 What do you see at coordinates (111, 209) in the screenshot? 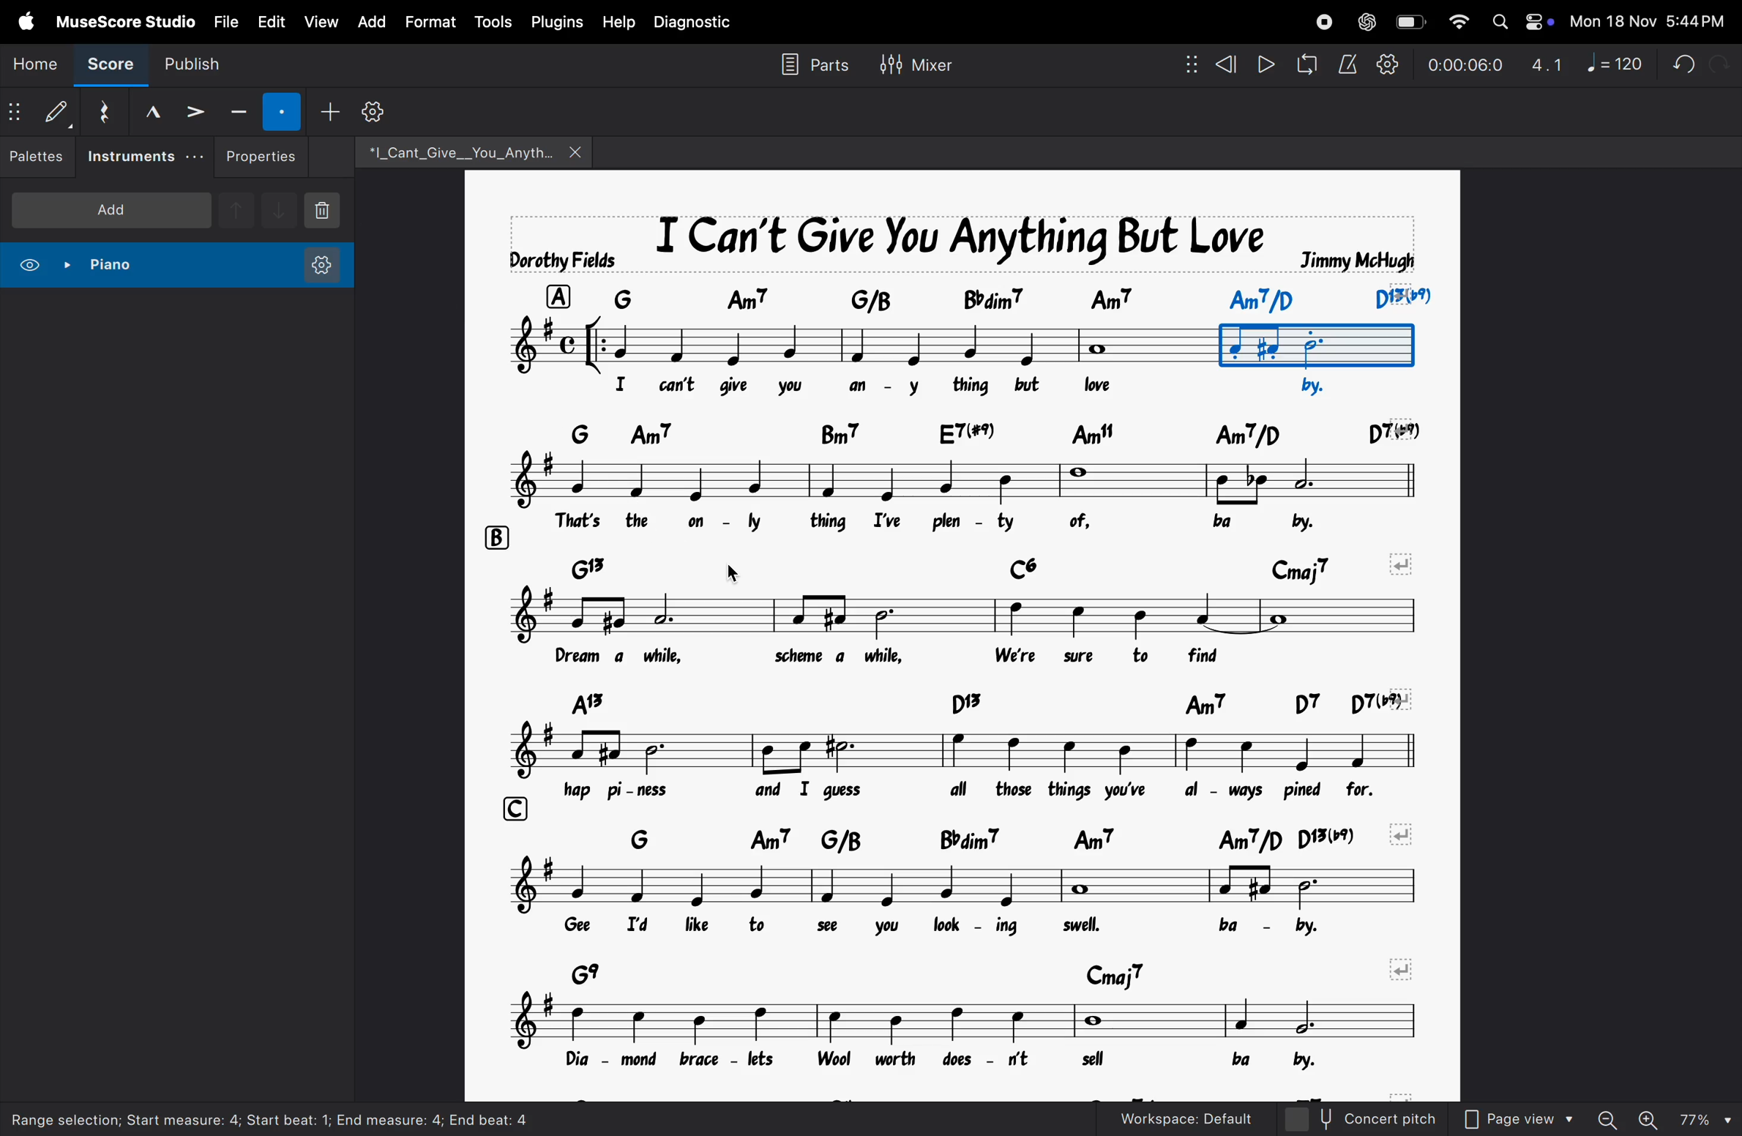
I see `add` at bounding box center [111, 209].